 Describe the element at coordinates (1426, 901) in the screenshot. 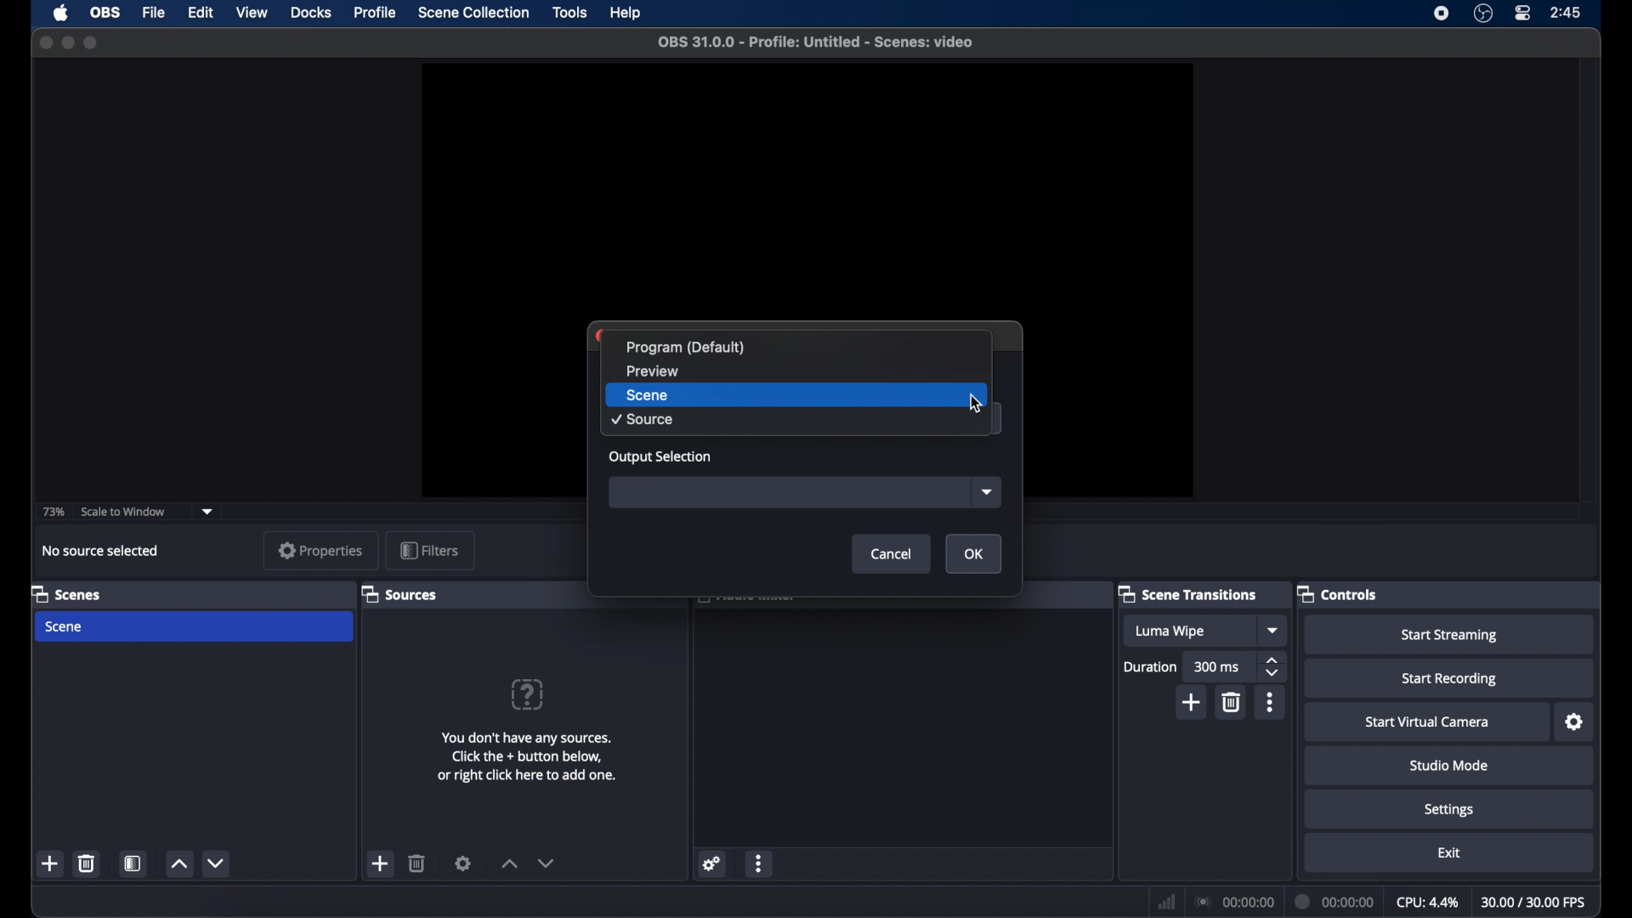

I see `cpu` at that location.